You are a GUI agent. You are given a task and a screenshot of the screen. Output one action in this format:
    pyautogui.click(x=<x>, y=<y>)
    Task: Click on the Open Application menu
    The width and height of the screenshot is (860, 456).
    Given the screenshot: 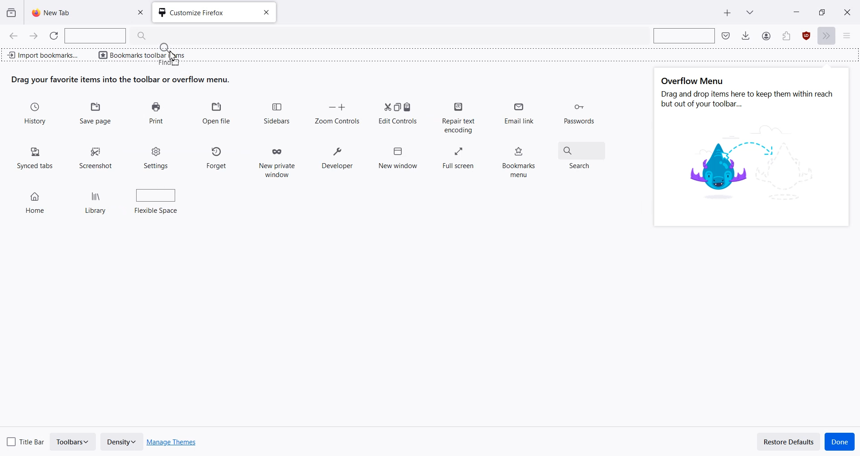 What is the action you would take?
    pyautogui.click(x=850, y=36)
    